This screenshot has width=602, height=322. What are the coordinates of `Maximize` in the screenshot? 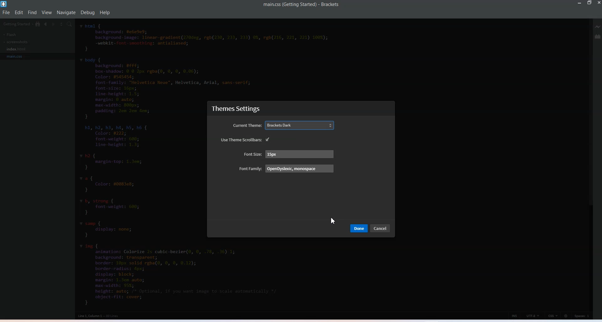 It's located at (589, 3).